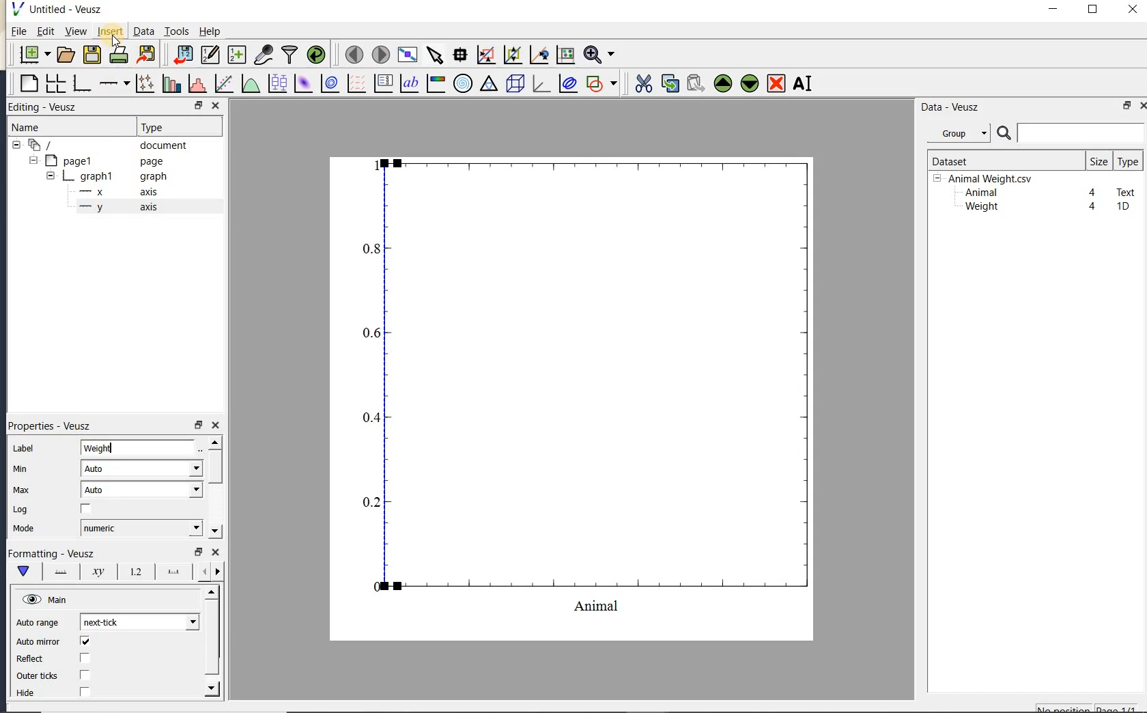 Image resolution: width=1147 pixels, height=713 pixels. I want to click on polar graph, so click(462, 83).